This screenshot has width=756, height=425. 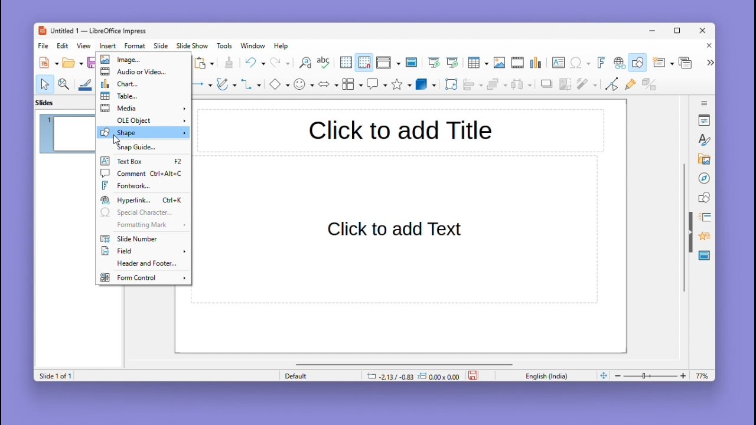 I want to click on Table, so click(x=144, y=96).